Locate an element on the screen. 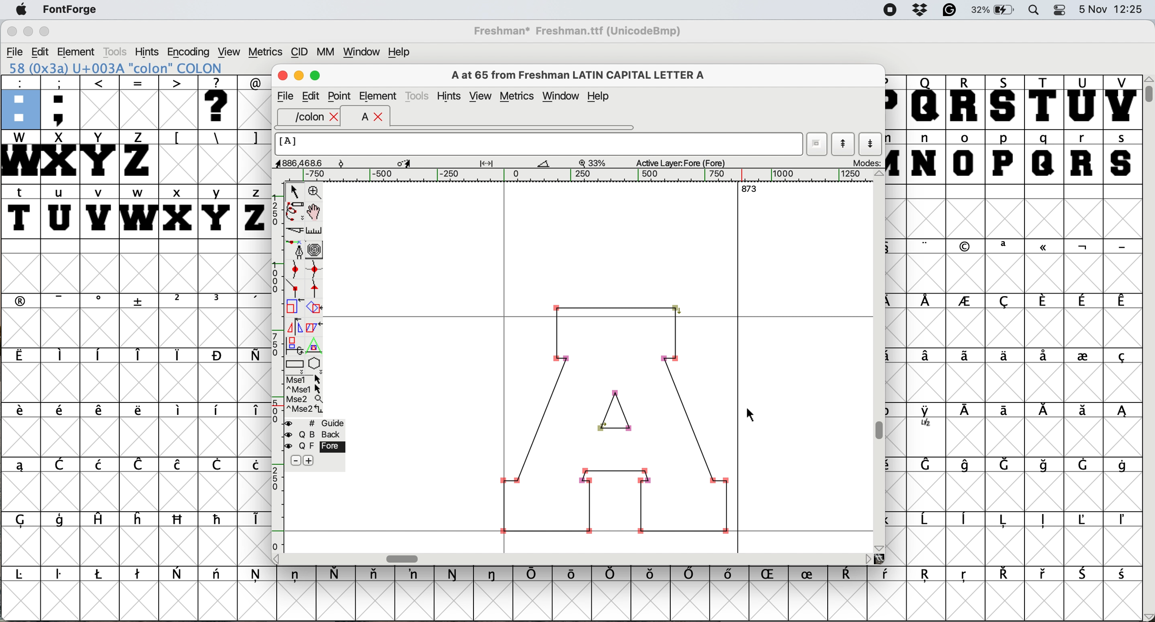 Image resolution: width=1155 pixels, height=622 pixels. current word list is located at coordinates (817, 141).